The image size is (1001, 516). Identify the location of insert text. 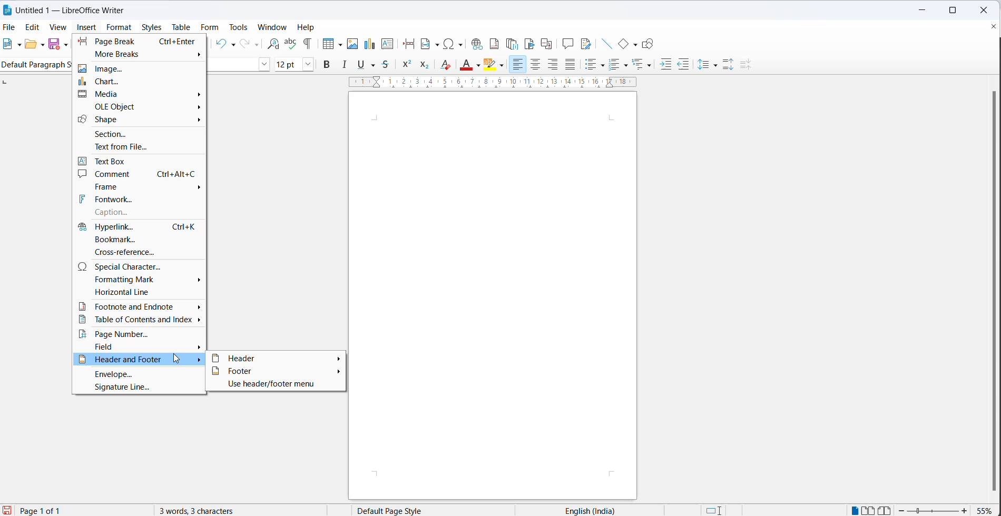
(389, 44).